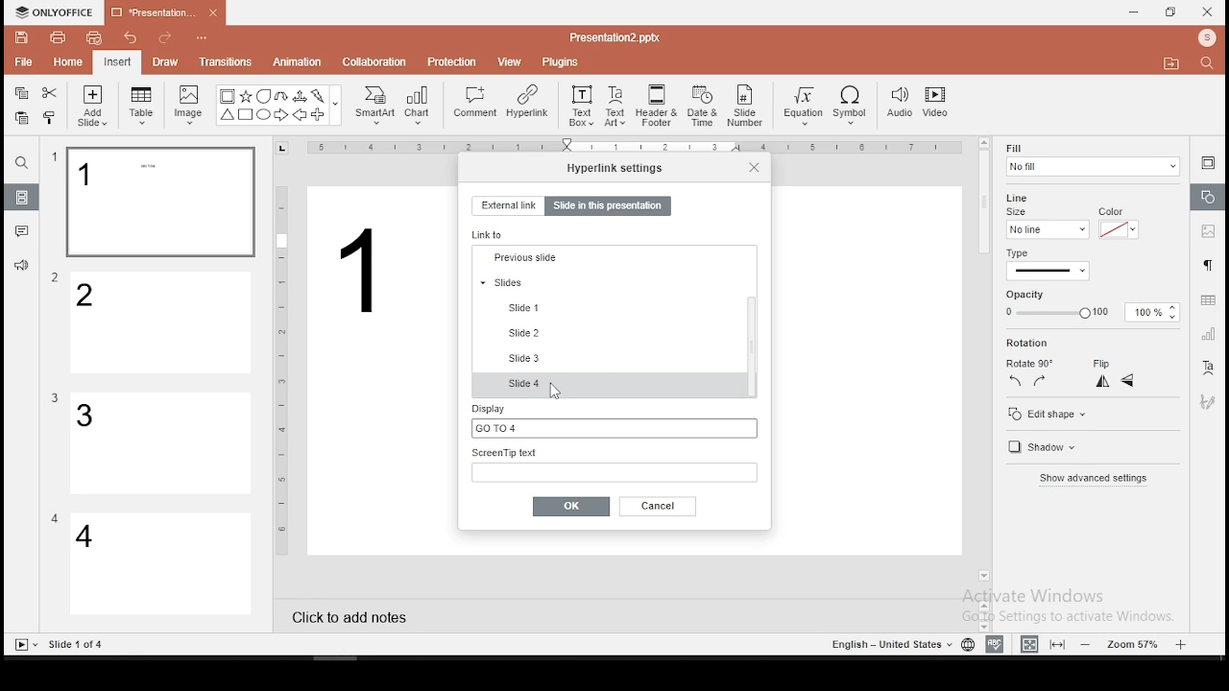 The height and width of the screenshot is (691, 1229). What do you see at coordinates (94, 37) in the screenshot?
I see `quick print` at bounding box center [94, 37].